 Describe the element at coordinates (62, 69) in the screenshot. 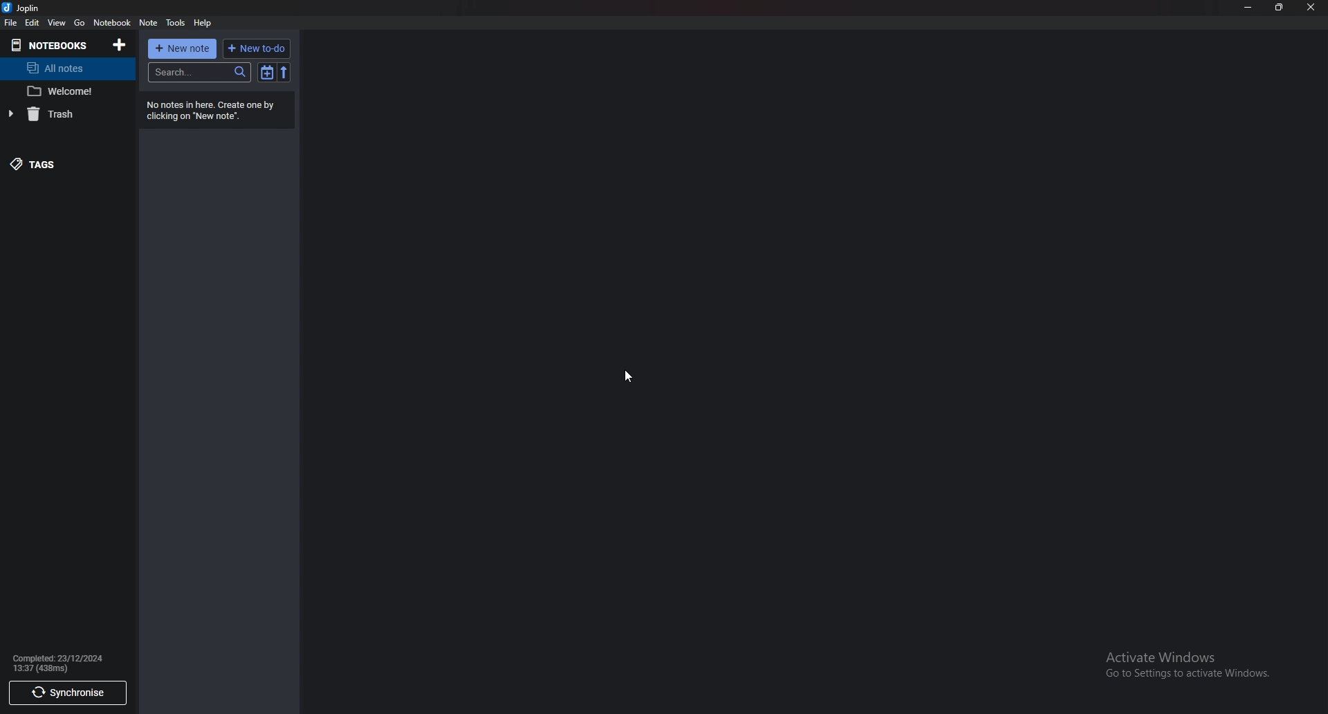

I see `All notes` at that location.